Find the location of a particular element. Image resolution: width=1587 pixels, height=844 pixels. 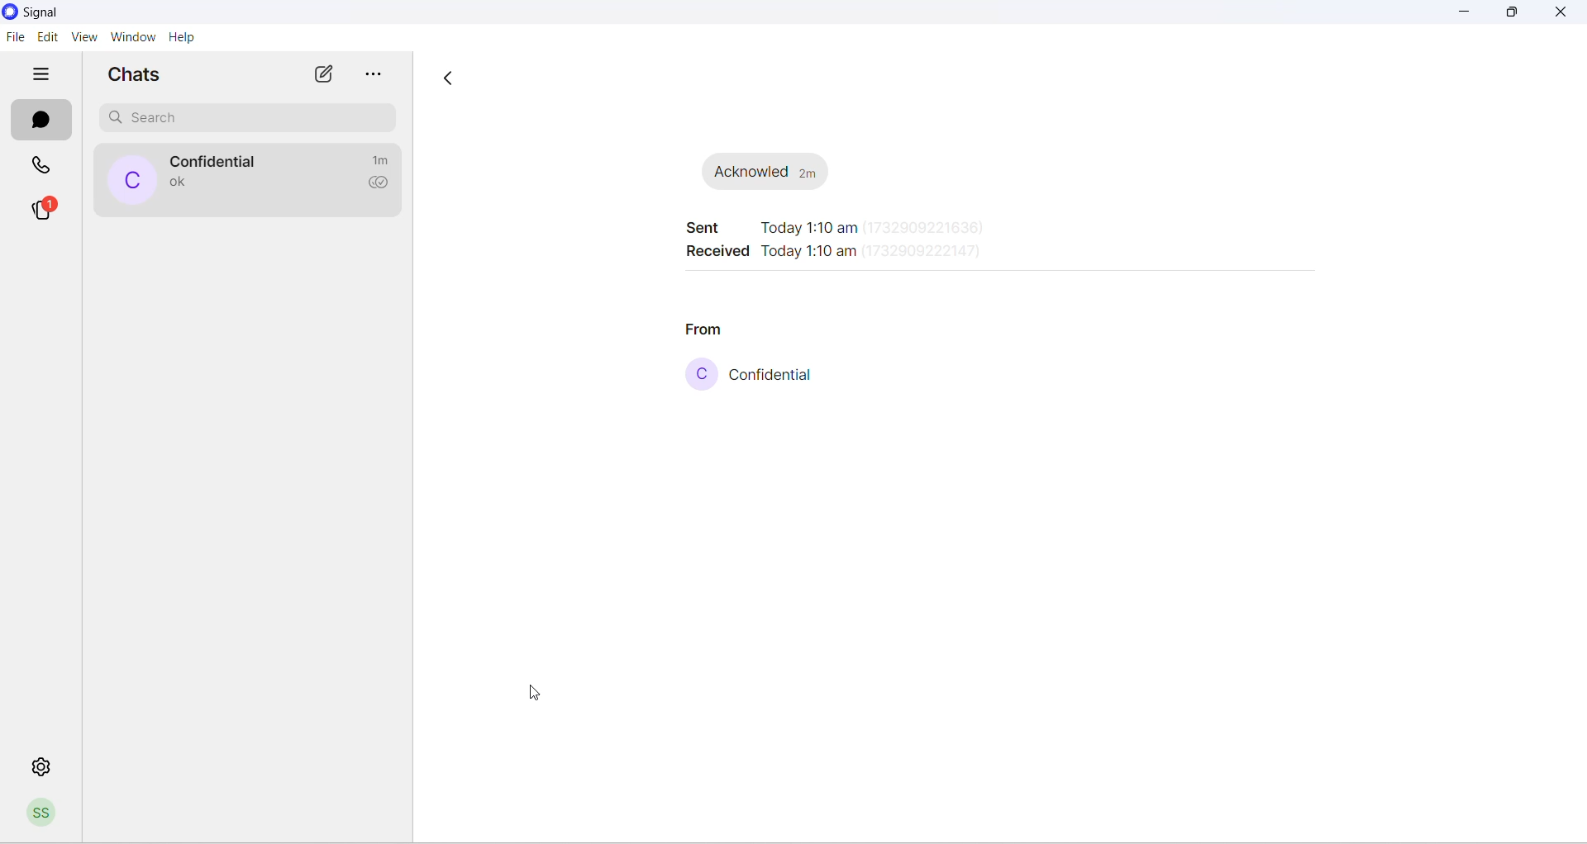

received timing heading is located at coordinates (712, 251).